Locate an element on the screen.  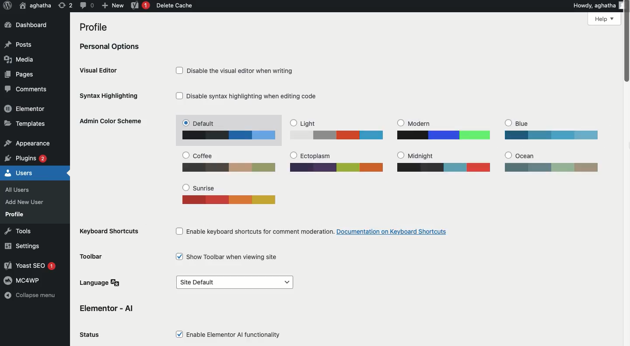
MC4WP is located at coordinates (24, 280).